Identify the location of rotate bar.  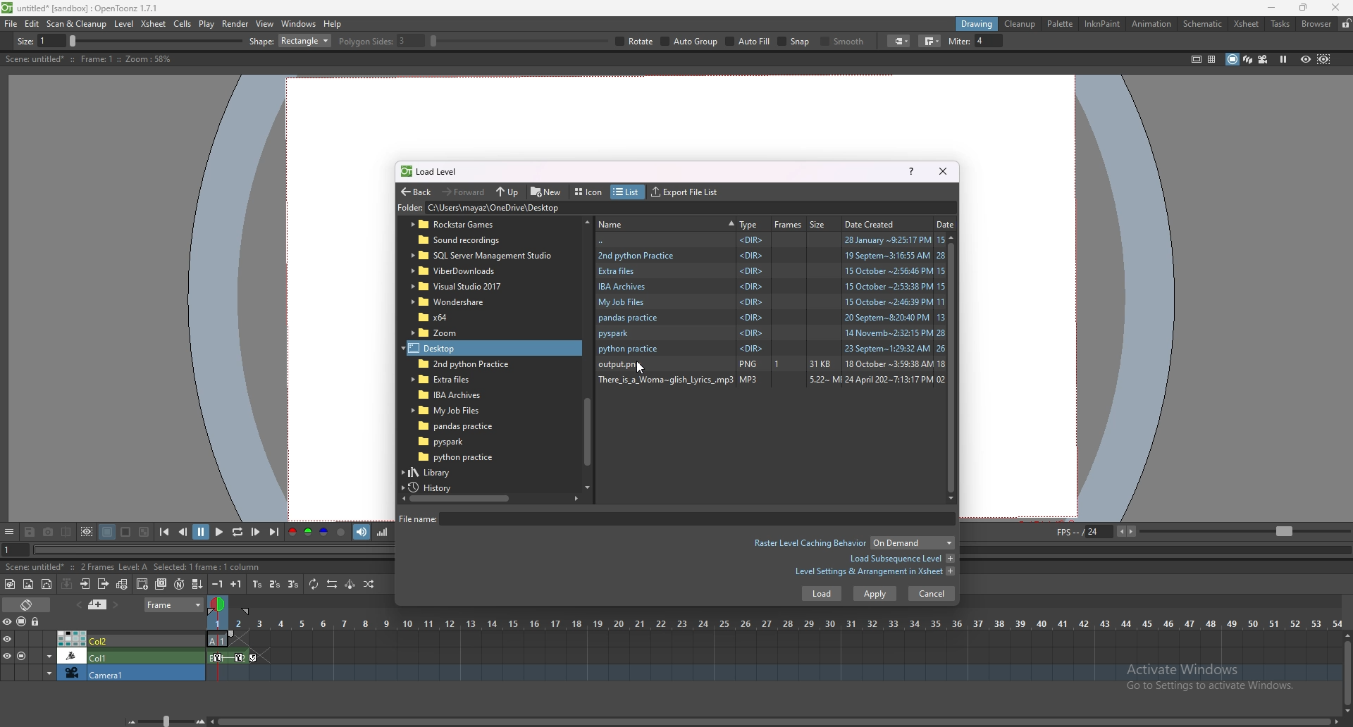
(803, 41).